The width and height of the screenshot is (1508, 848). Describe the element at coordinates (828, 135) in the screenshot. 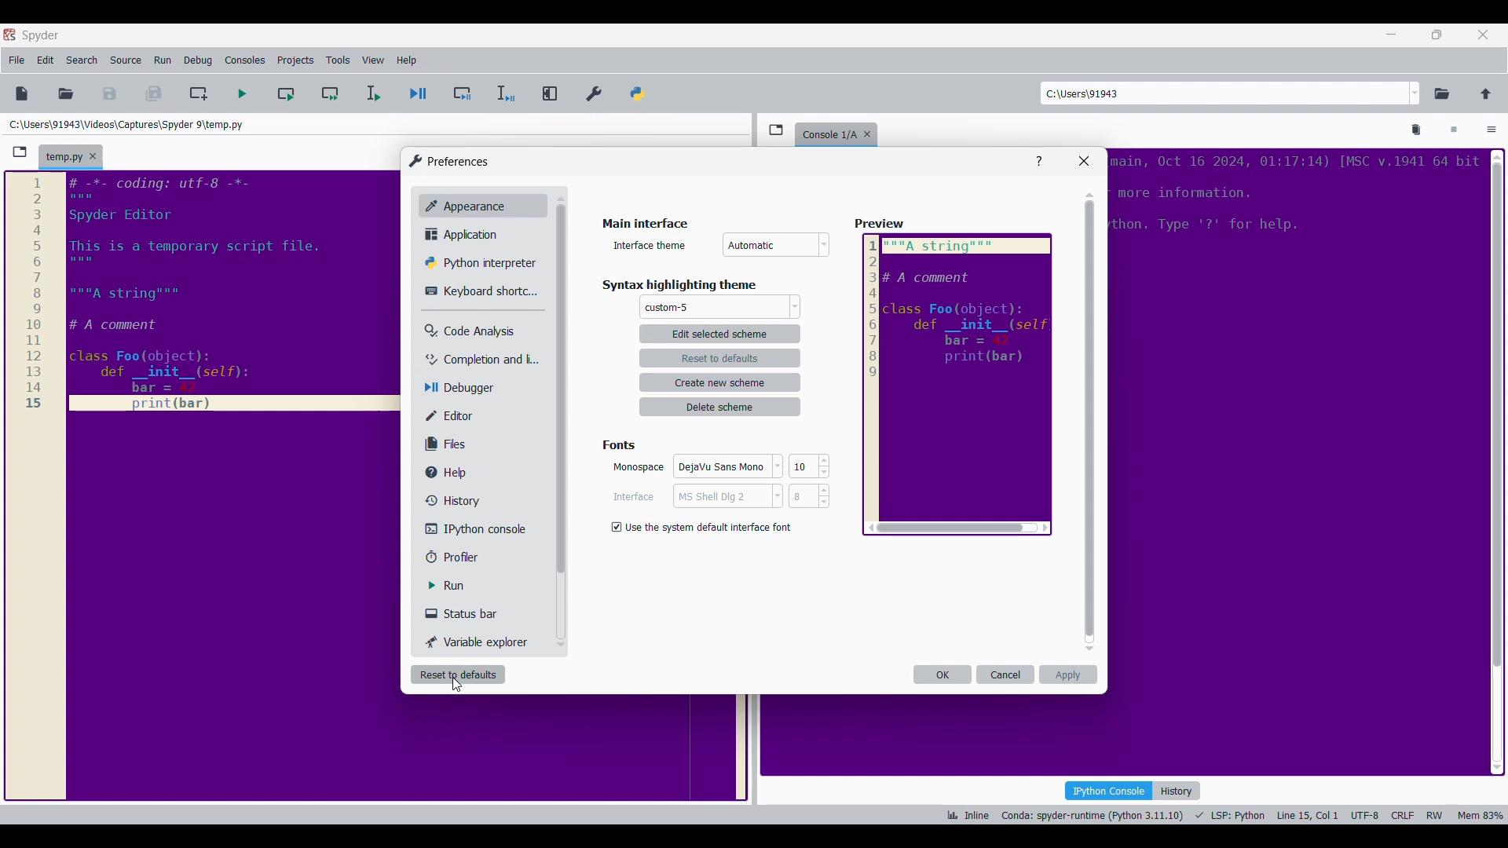

I see `Current tab` at that location.